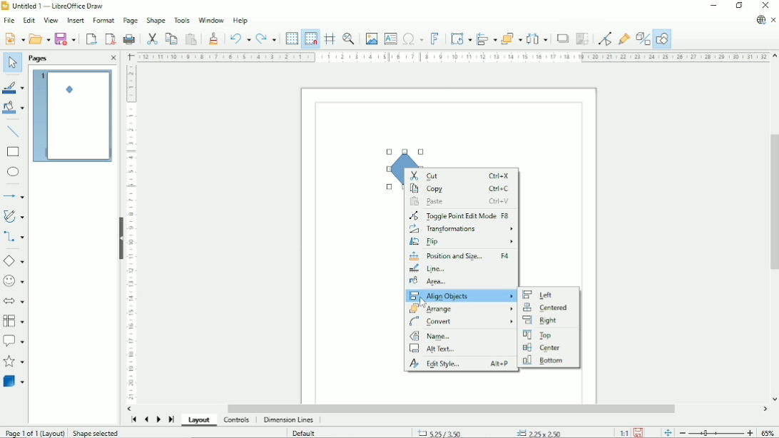 This screenshot has height=438, width=779. I want to click on Insert, so click(76, 20).